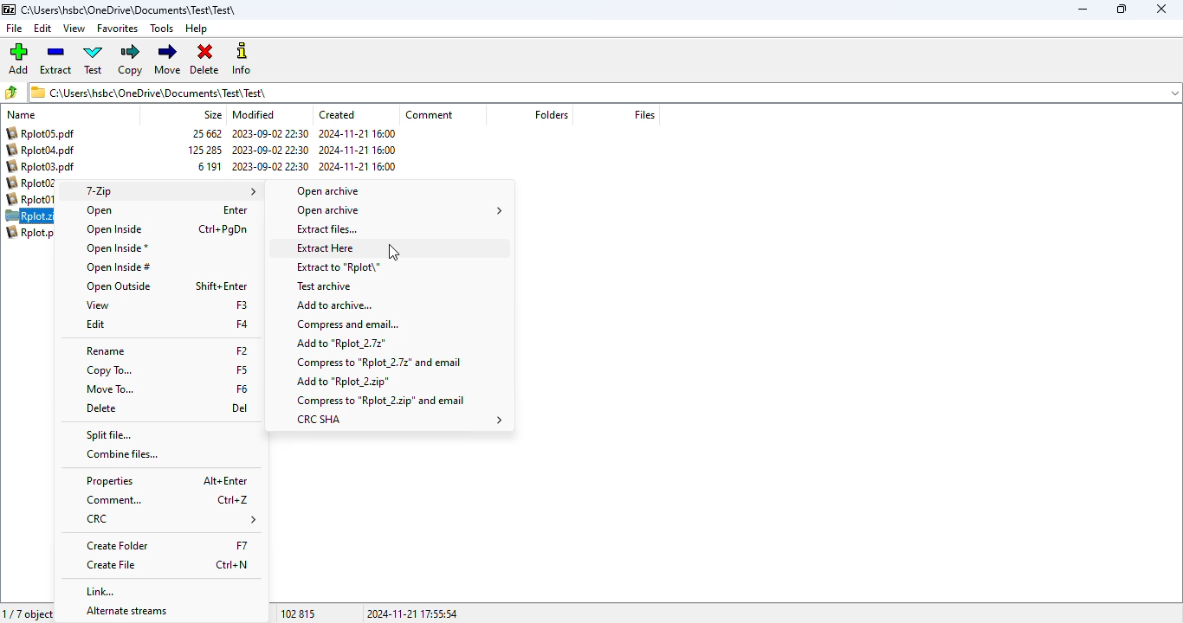 This screenshot has height=623, width=1183. Describe the element at coordinates (74, 28) in the screenshot. I see `view` at that location.